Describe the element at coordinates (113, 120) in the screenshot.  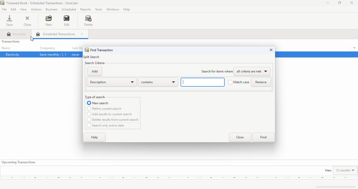
I see `delete results from current search` at that location.